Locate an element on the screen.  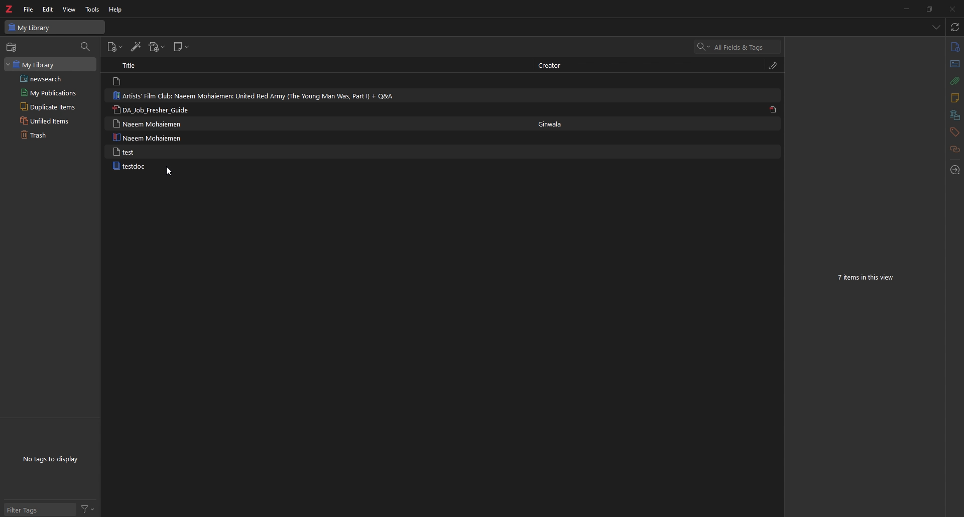
my library is located at coordinates (50, 64).